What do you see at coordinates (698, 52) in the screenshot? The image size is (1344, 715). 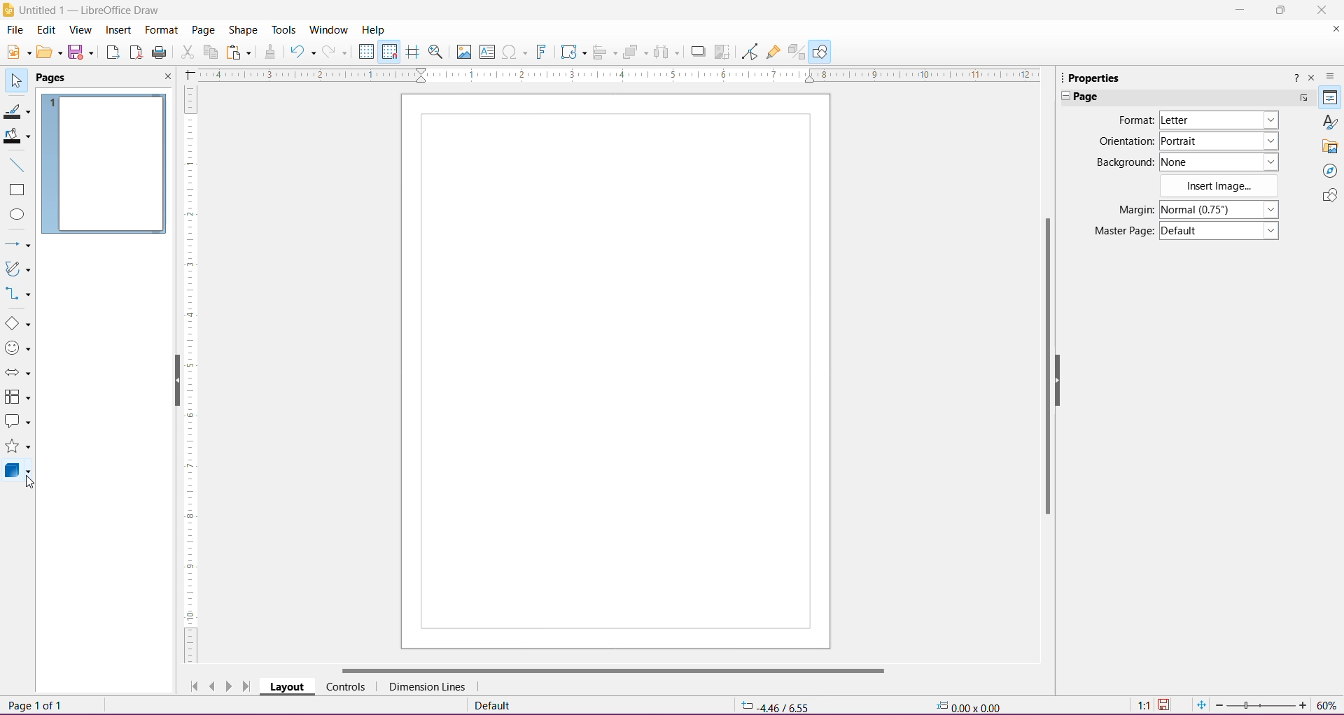 I see `Shadow` at bounding box center [698, 52].